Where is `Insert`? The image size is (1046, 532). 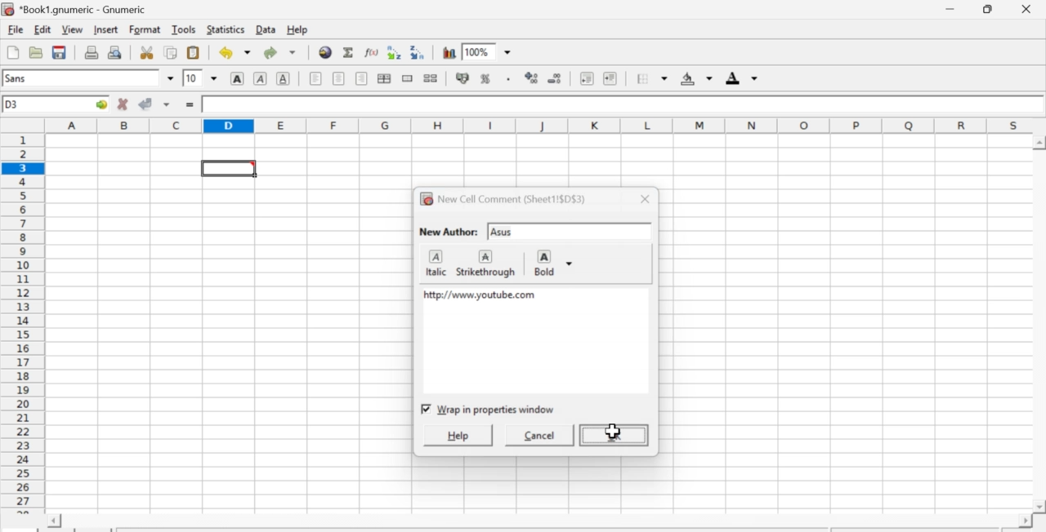 Insert is located at coordinates (106, 29).